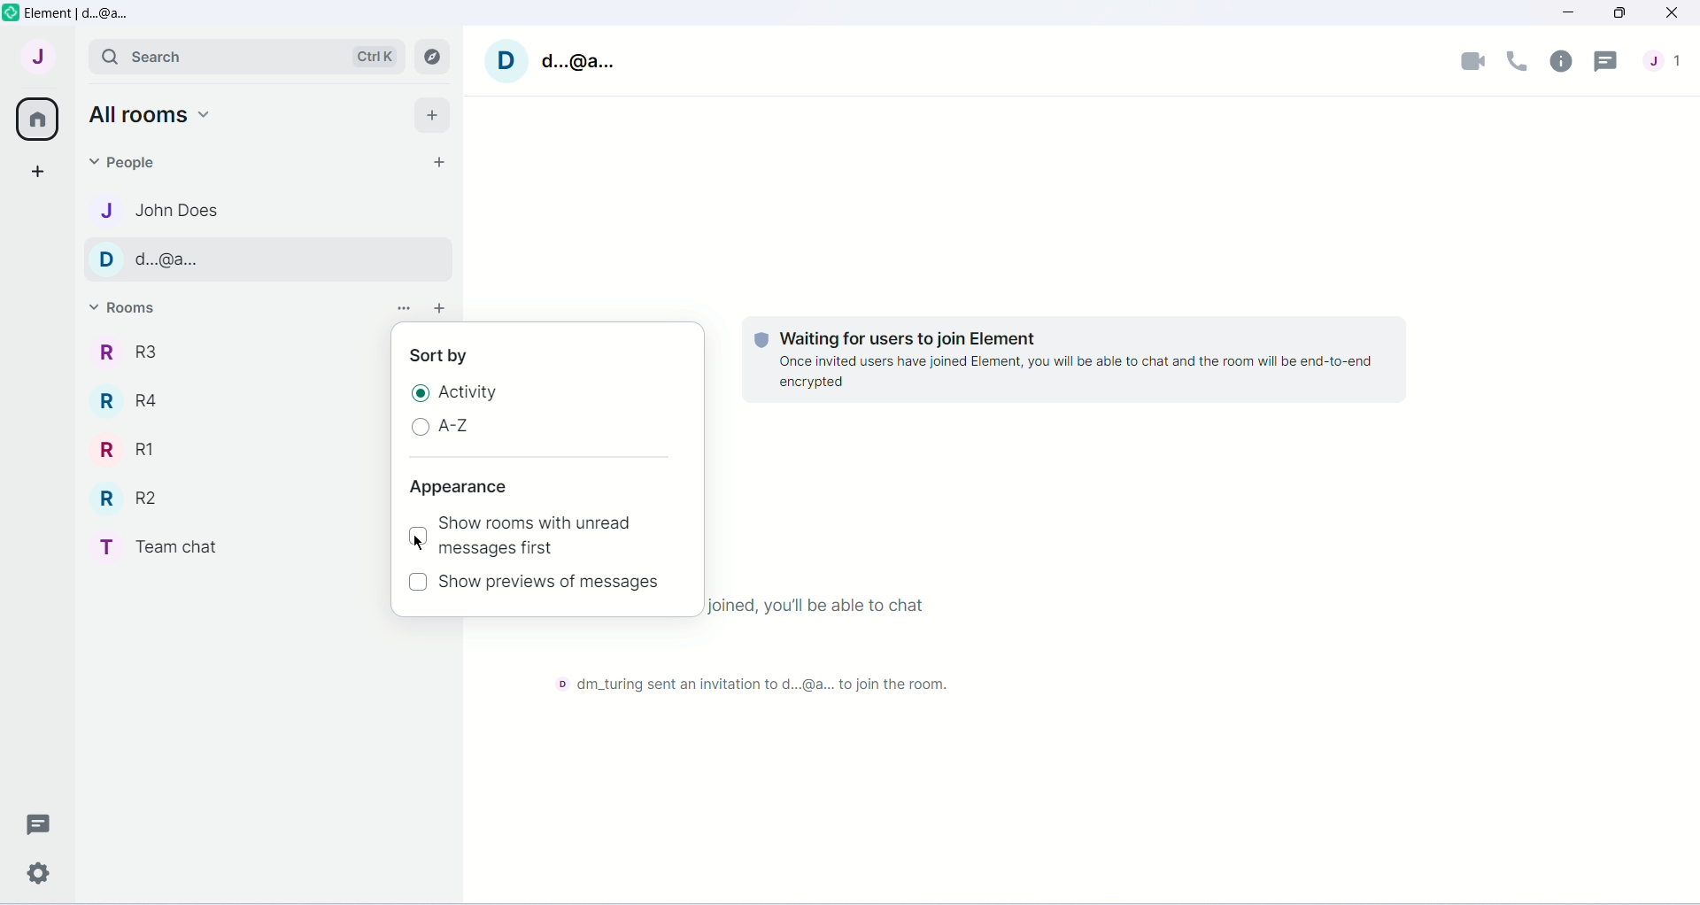  What do you see at coordinates (553, 583) in the screenshot?
I see `Show preview of messages` at bounding box center [553, 583].